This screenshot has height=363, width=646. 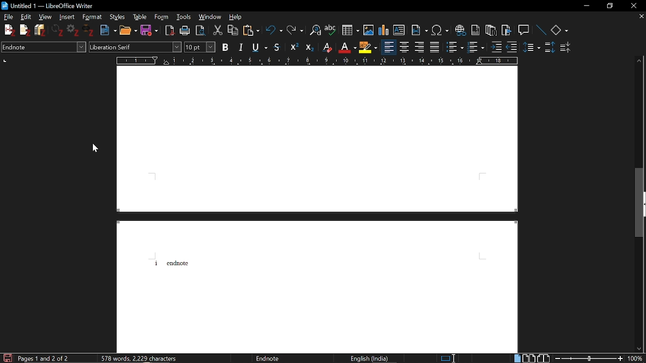 I want to click on Increase indent, so click(x=496, y=47).